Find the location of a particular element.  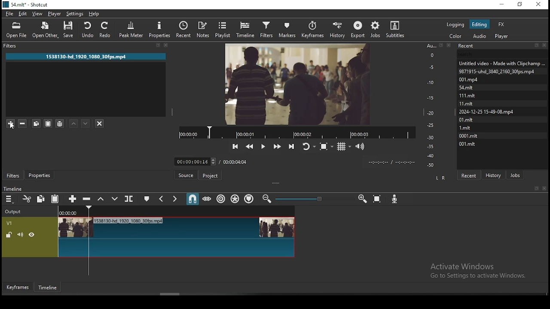

previous marker is located at coordinates (162, 199).